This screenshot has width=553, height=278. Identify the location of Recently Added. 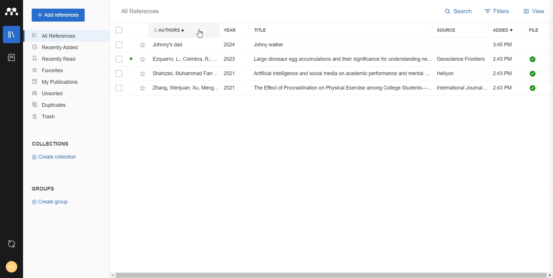
(64, 47).